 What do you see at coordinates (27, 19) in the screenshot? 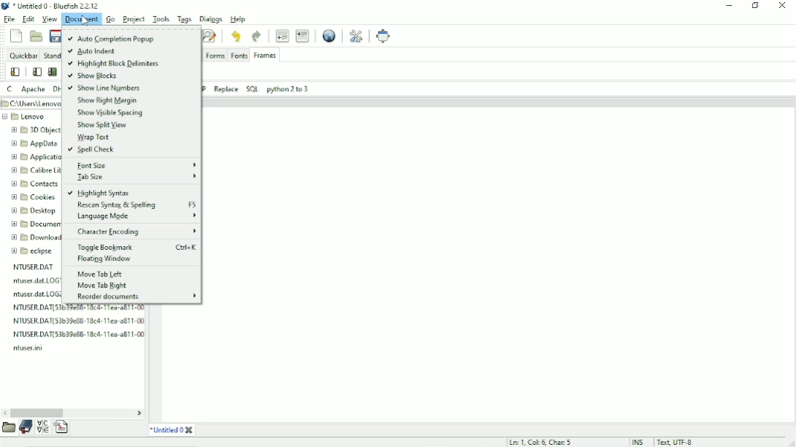
I see `Edit` at bounding box center [27, 19].